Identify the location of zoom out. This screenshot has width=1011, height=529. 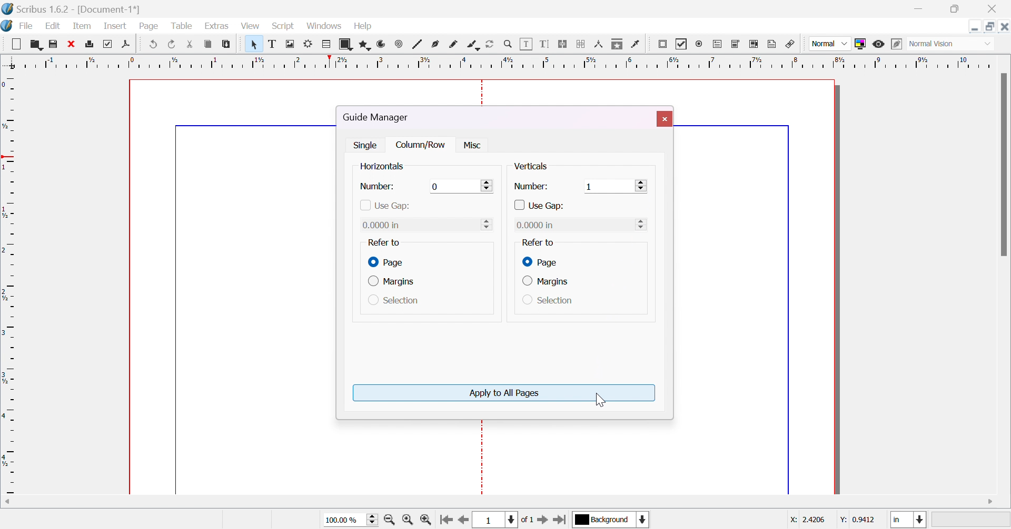
(391, 519).